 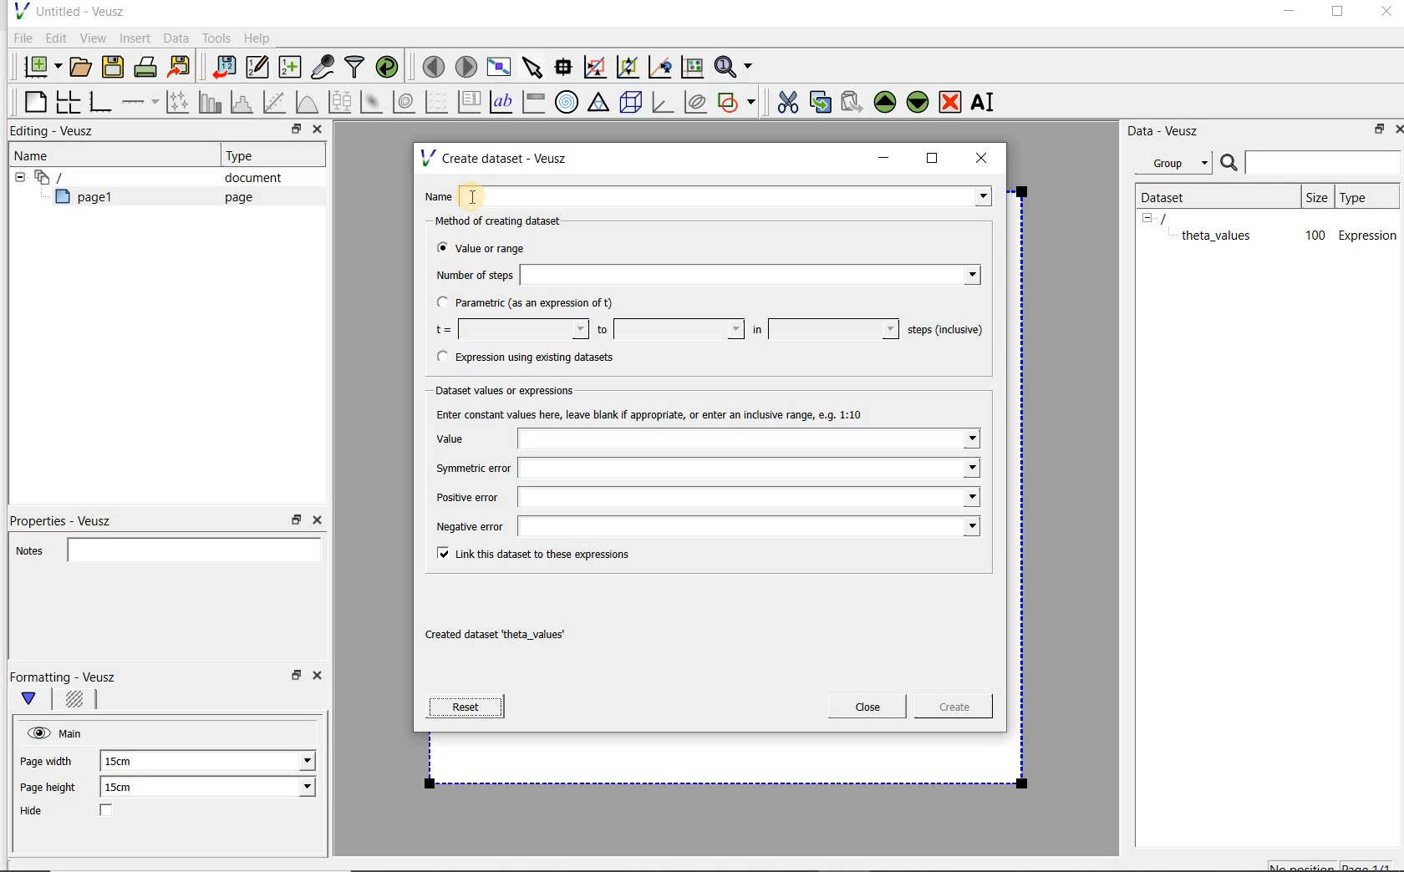 What do you see at coordinates (323, 69) in the screenshot?
I see `capture remote data` at bounding box center [323, 69].